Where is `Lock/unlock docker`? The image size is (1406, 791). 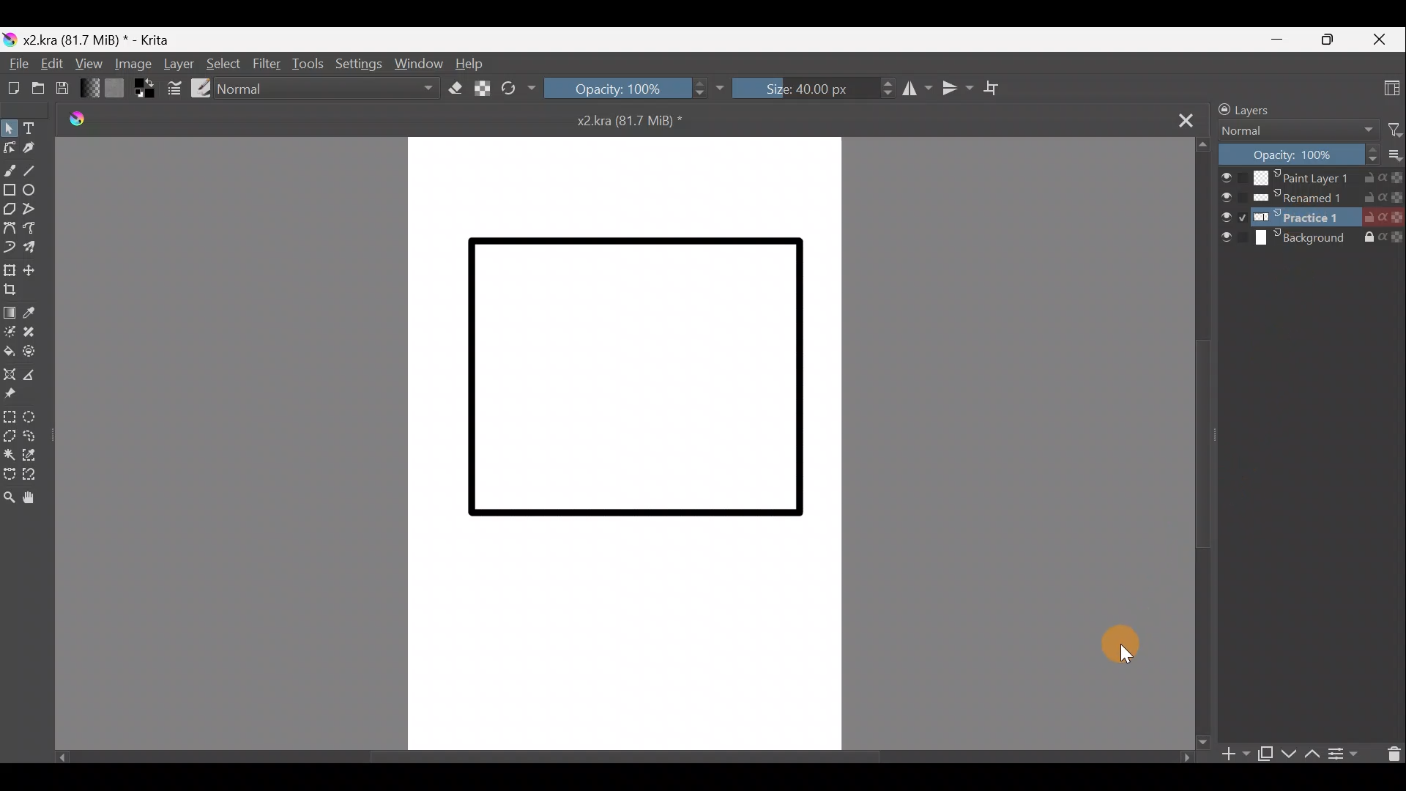 Lock/unlock docker is located at coordinates (1221, 107).